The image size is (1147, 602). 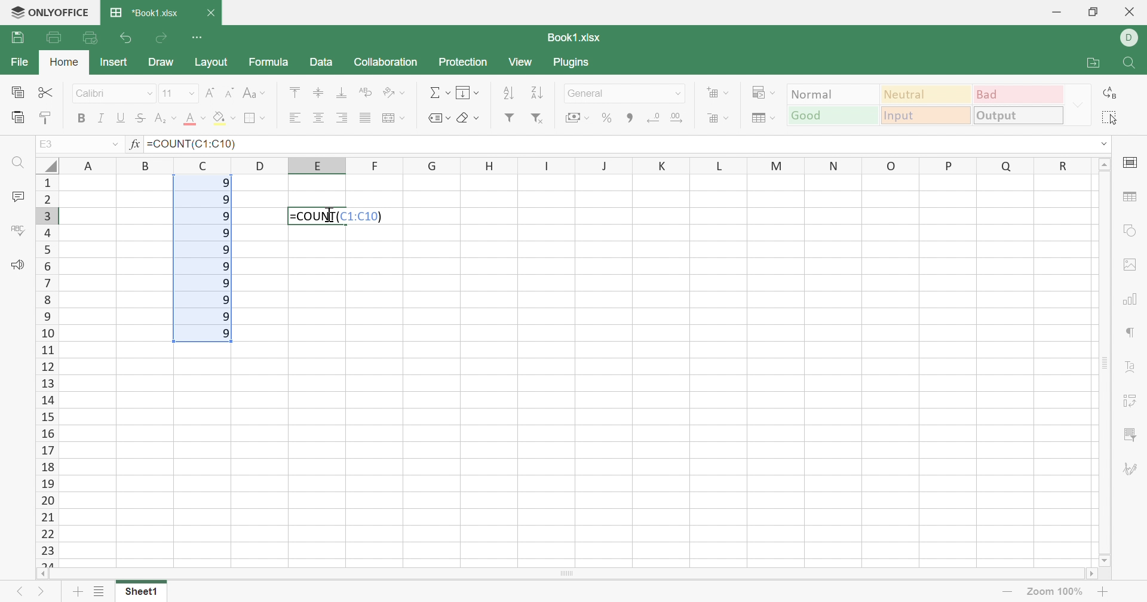 What do you see at coordinates (1132, 334) in the screenshot?
I see `Paragraph settings` at bounding box center [1132, 334].